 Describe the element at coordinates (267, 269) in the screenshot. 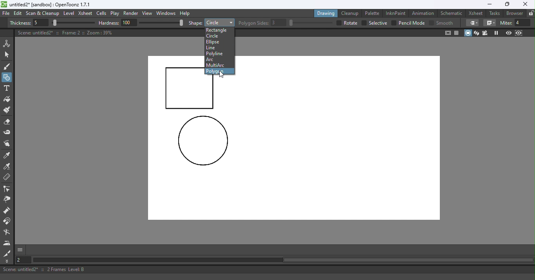

I see `Status bar` at that location.